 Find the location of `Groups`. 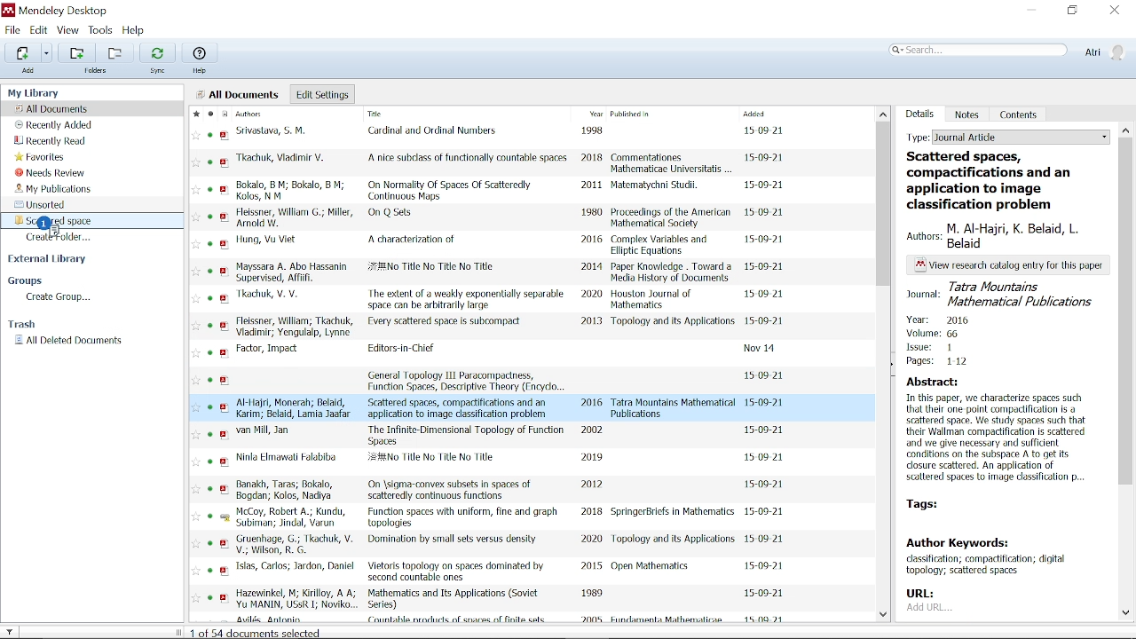

Groups is located at coordinates (27, 281).